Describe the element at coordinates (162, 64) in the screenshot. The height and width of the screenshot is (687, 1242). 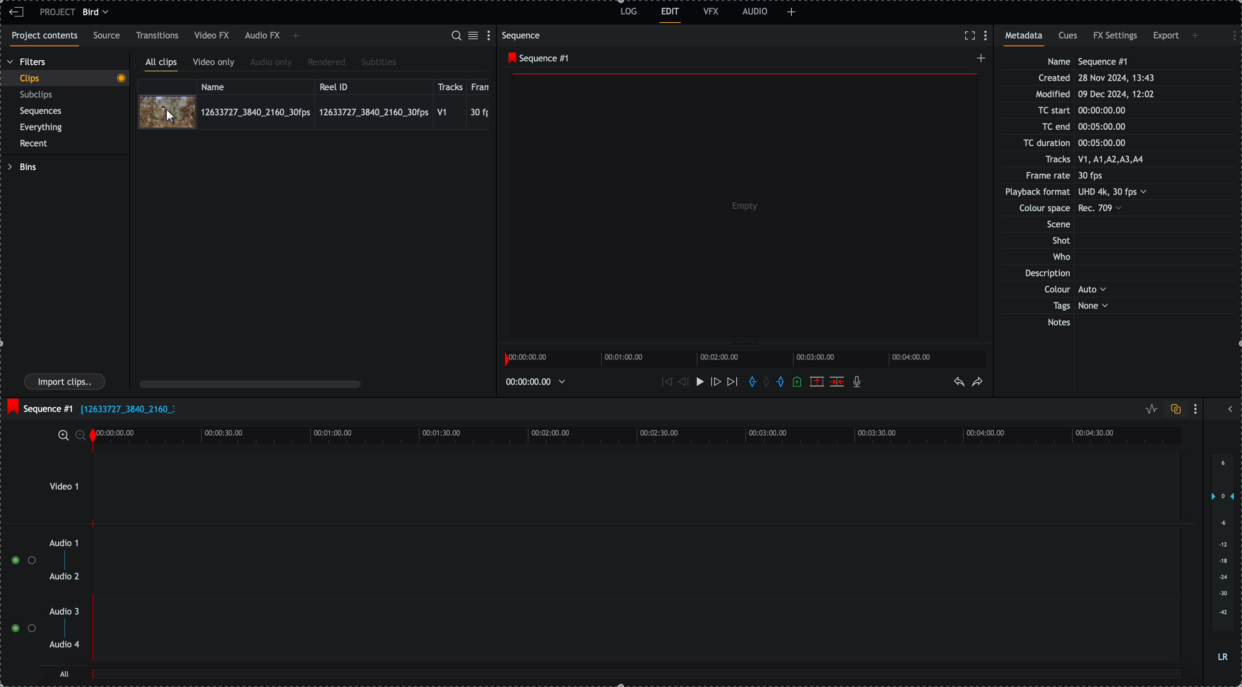
I see `all clips` at that location.